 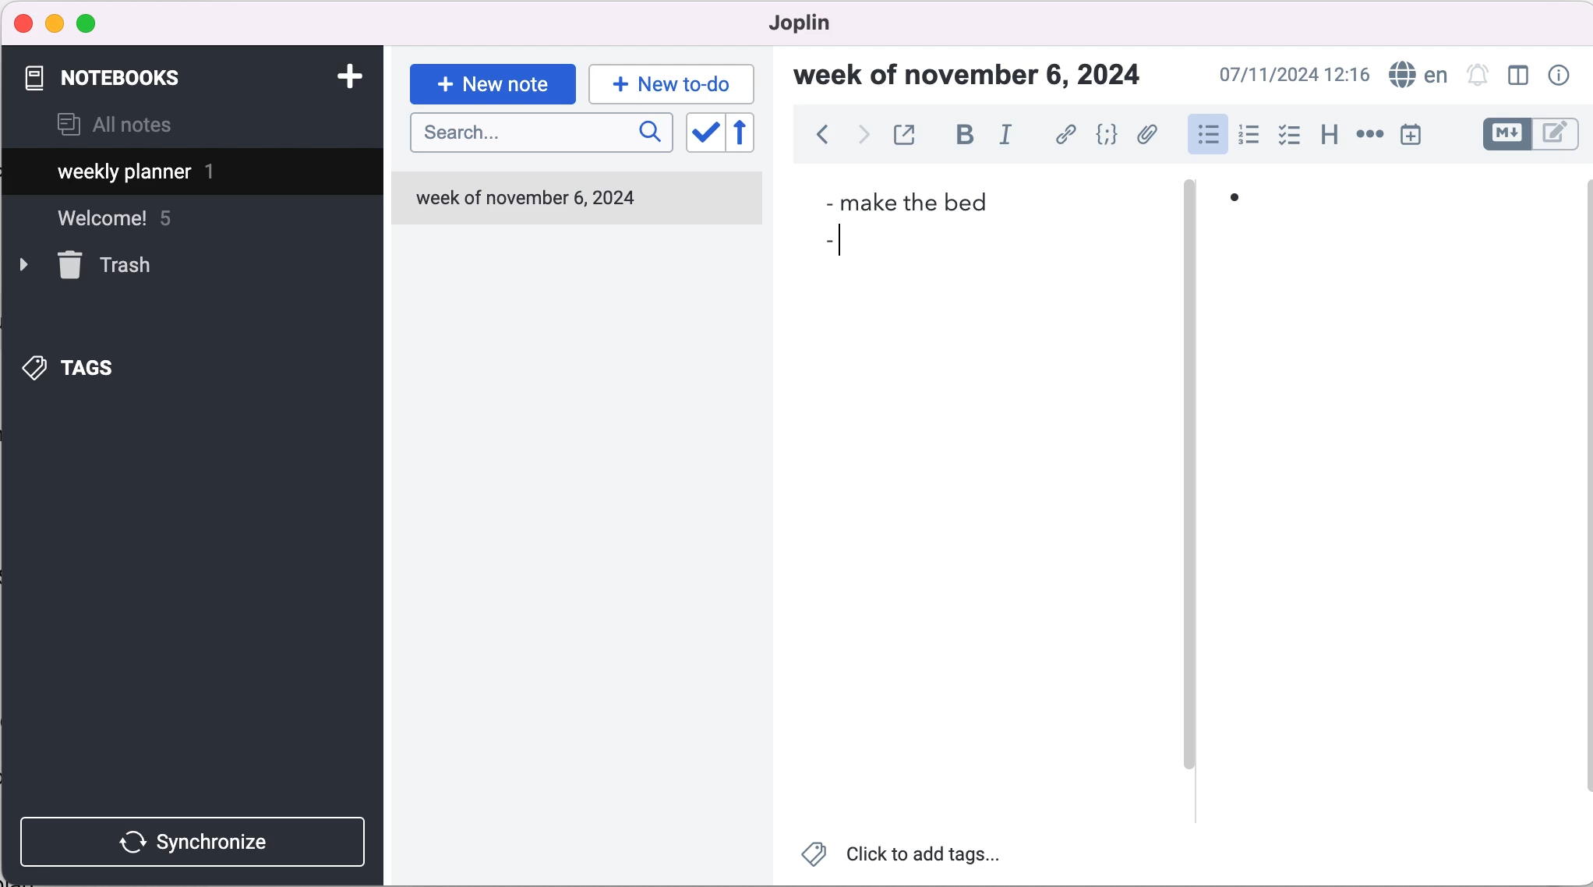 What do you see at coordinates (754, 136) in the screenshot?
I see `reverse sort order` at bounding box center [754, 136].